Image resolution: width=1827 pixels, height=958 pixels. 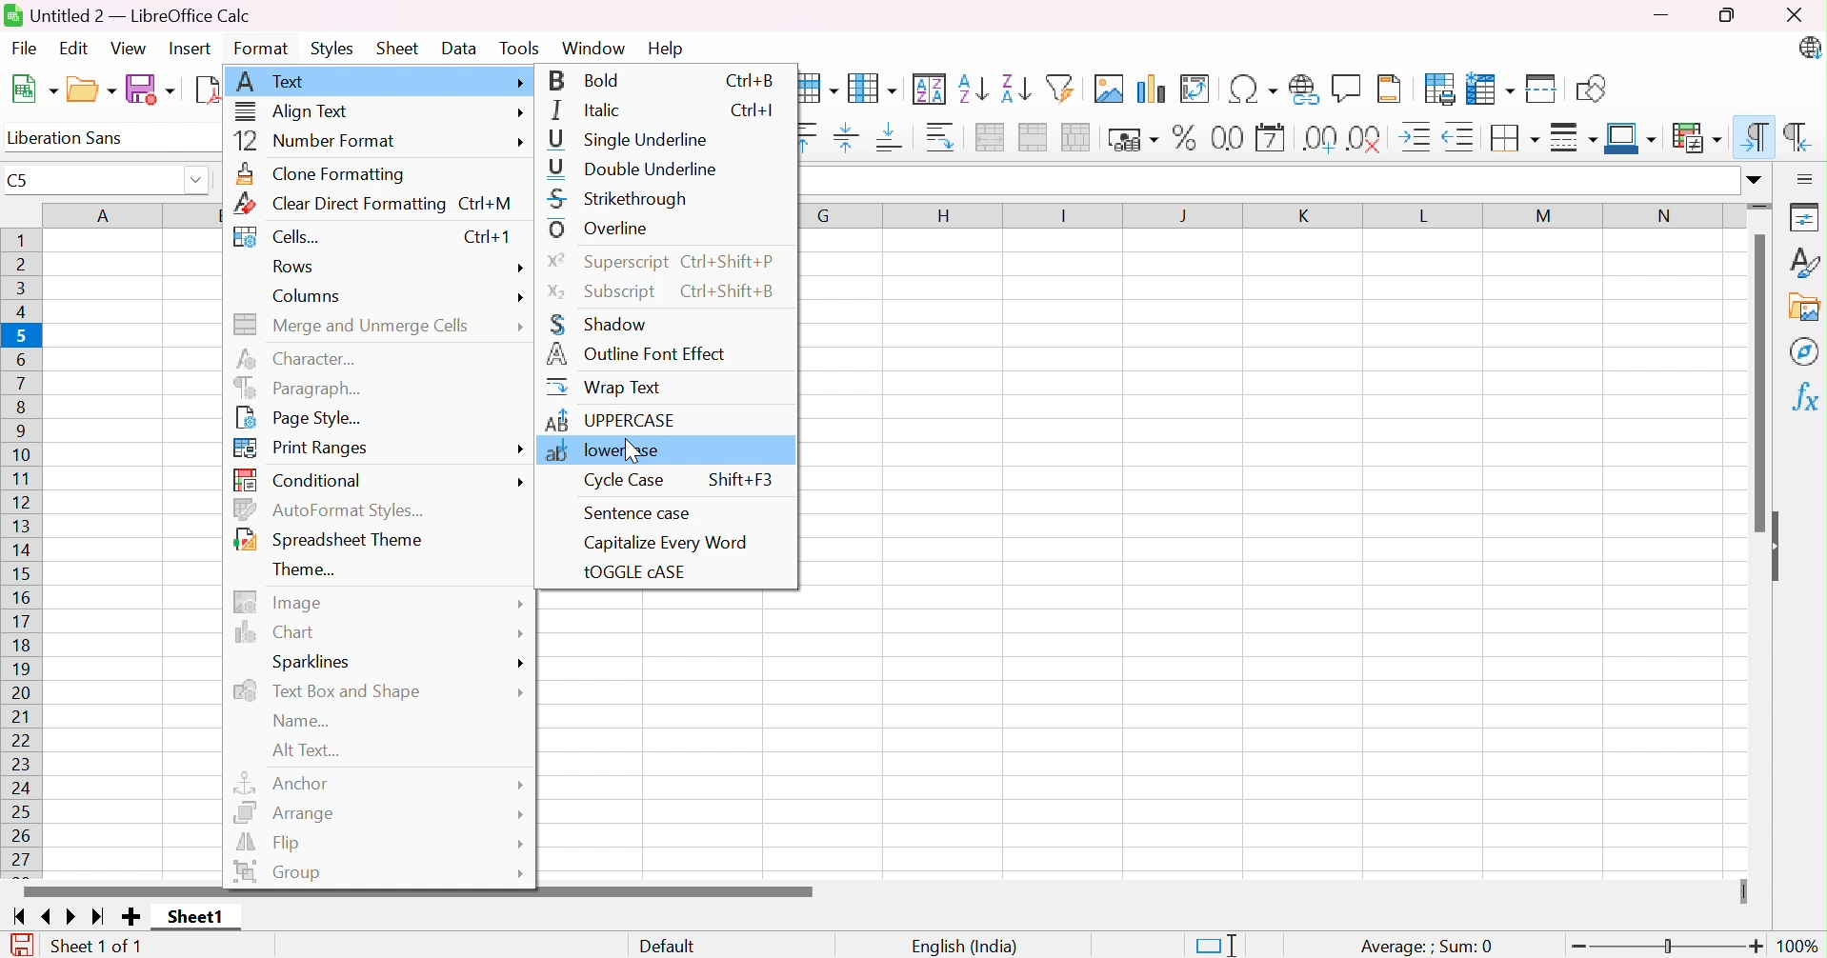 I want to click on Italic, so click(x=584, y=110).